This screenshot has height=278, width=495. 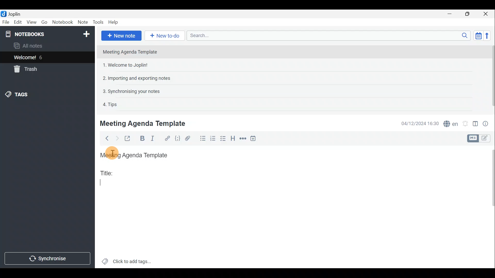 I want to click on Tools, so click(x=97, y=21).